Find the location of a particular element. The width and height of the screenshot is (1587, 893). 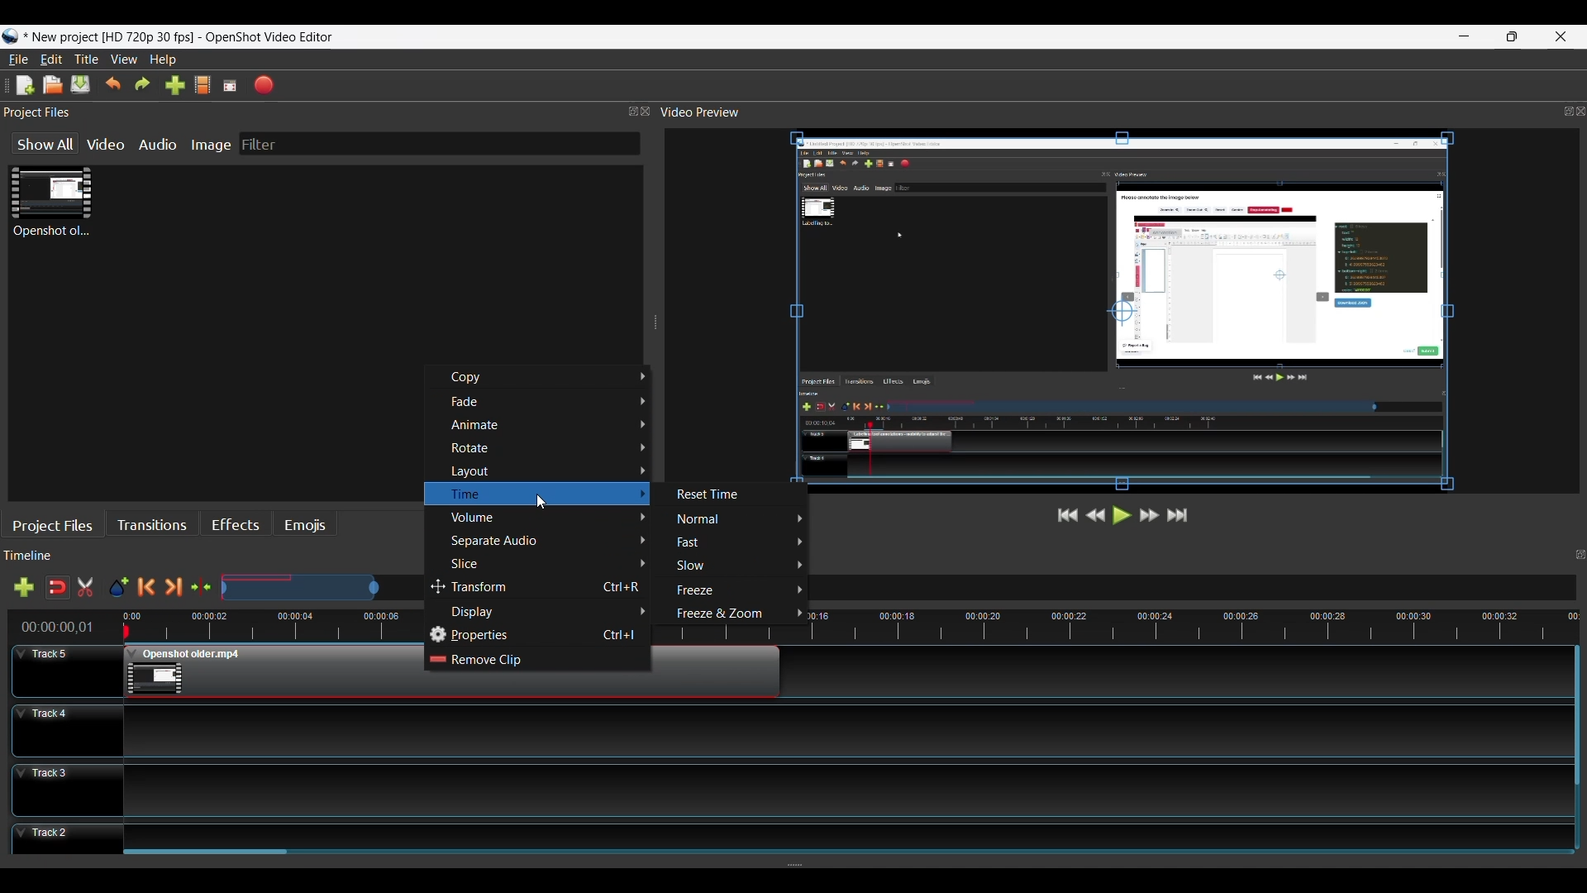

Import Files is located at coordinates (175, 85).